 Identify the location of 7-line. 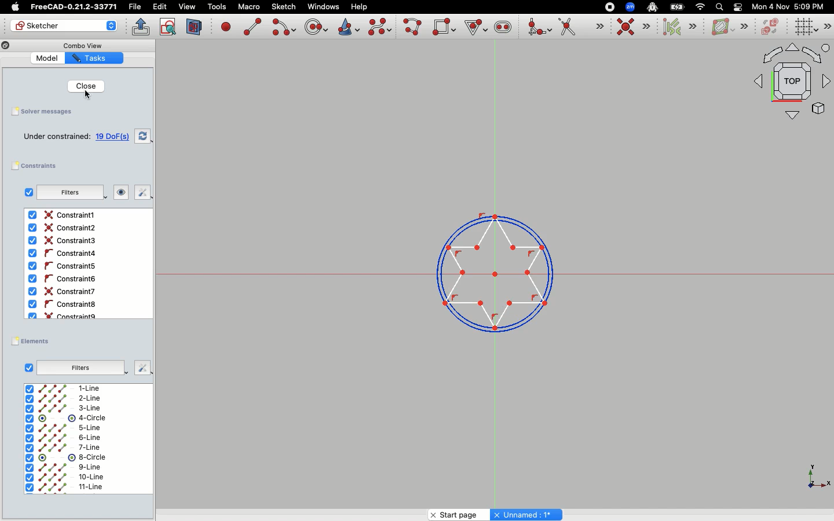
(64, 447).